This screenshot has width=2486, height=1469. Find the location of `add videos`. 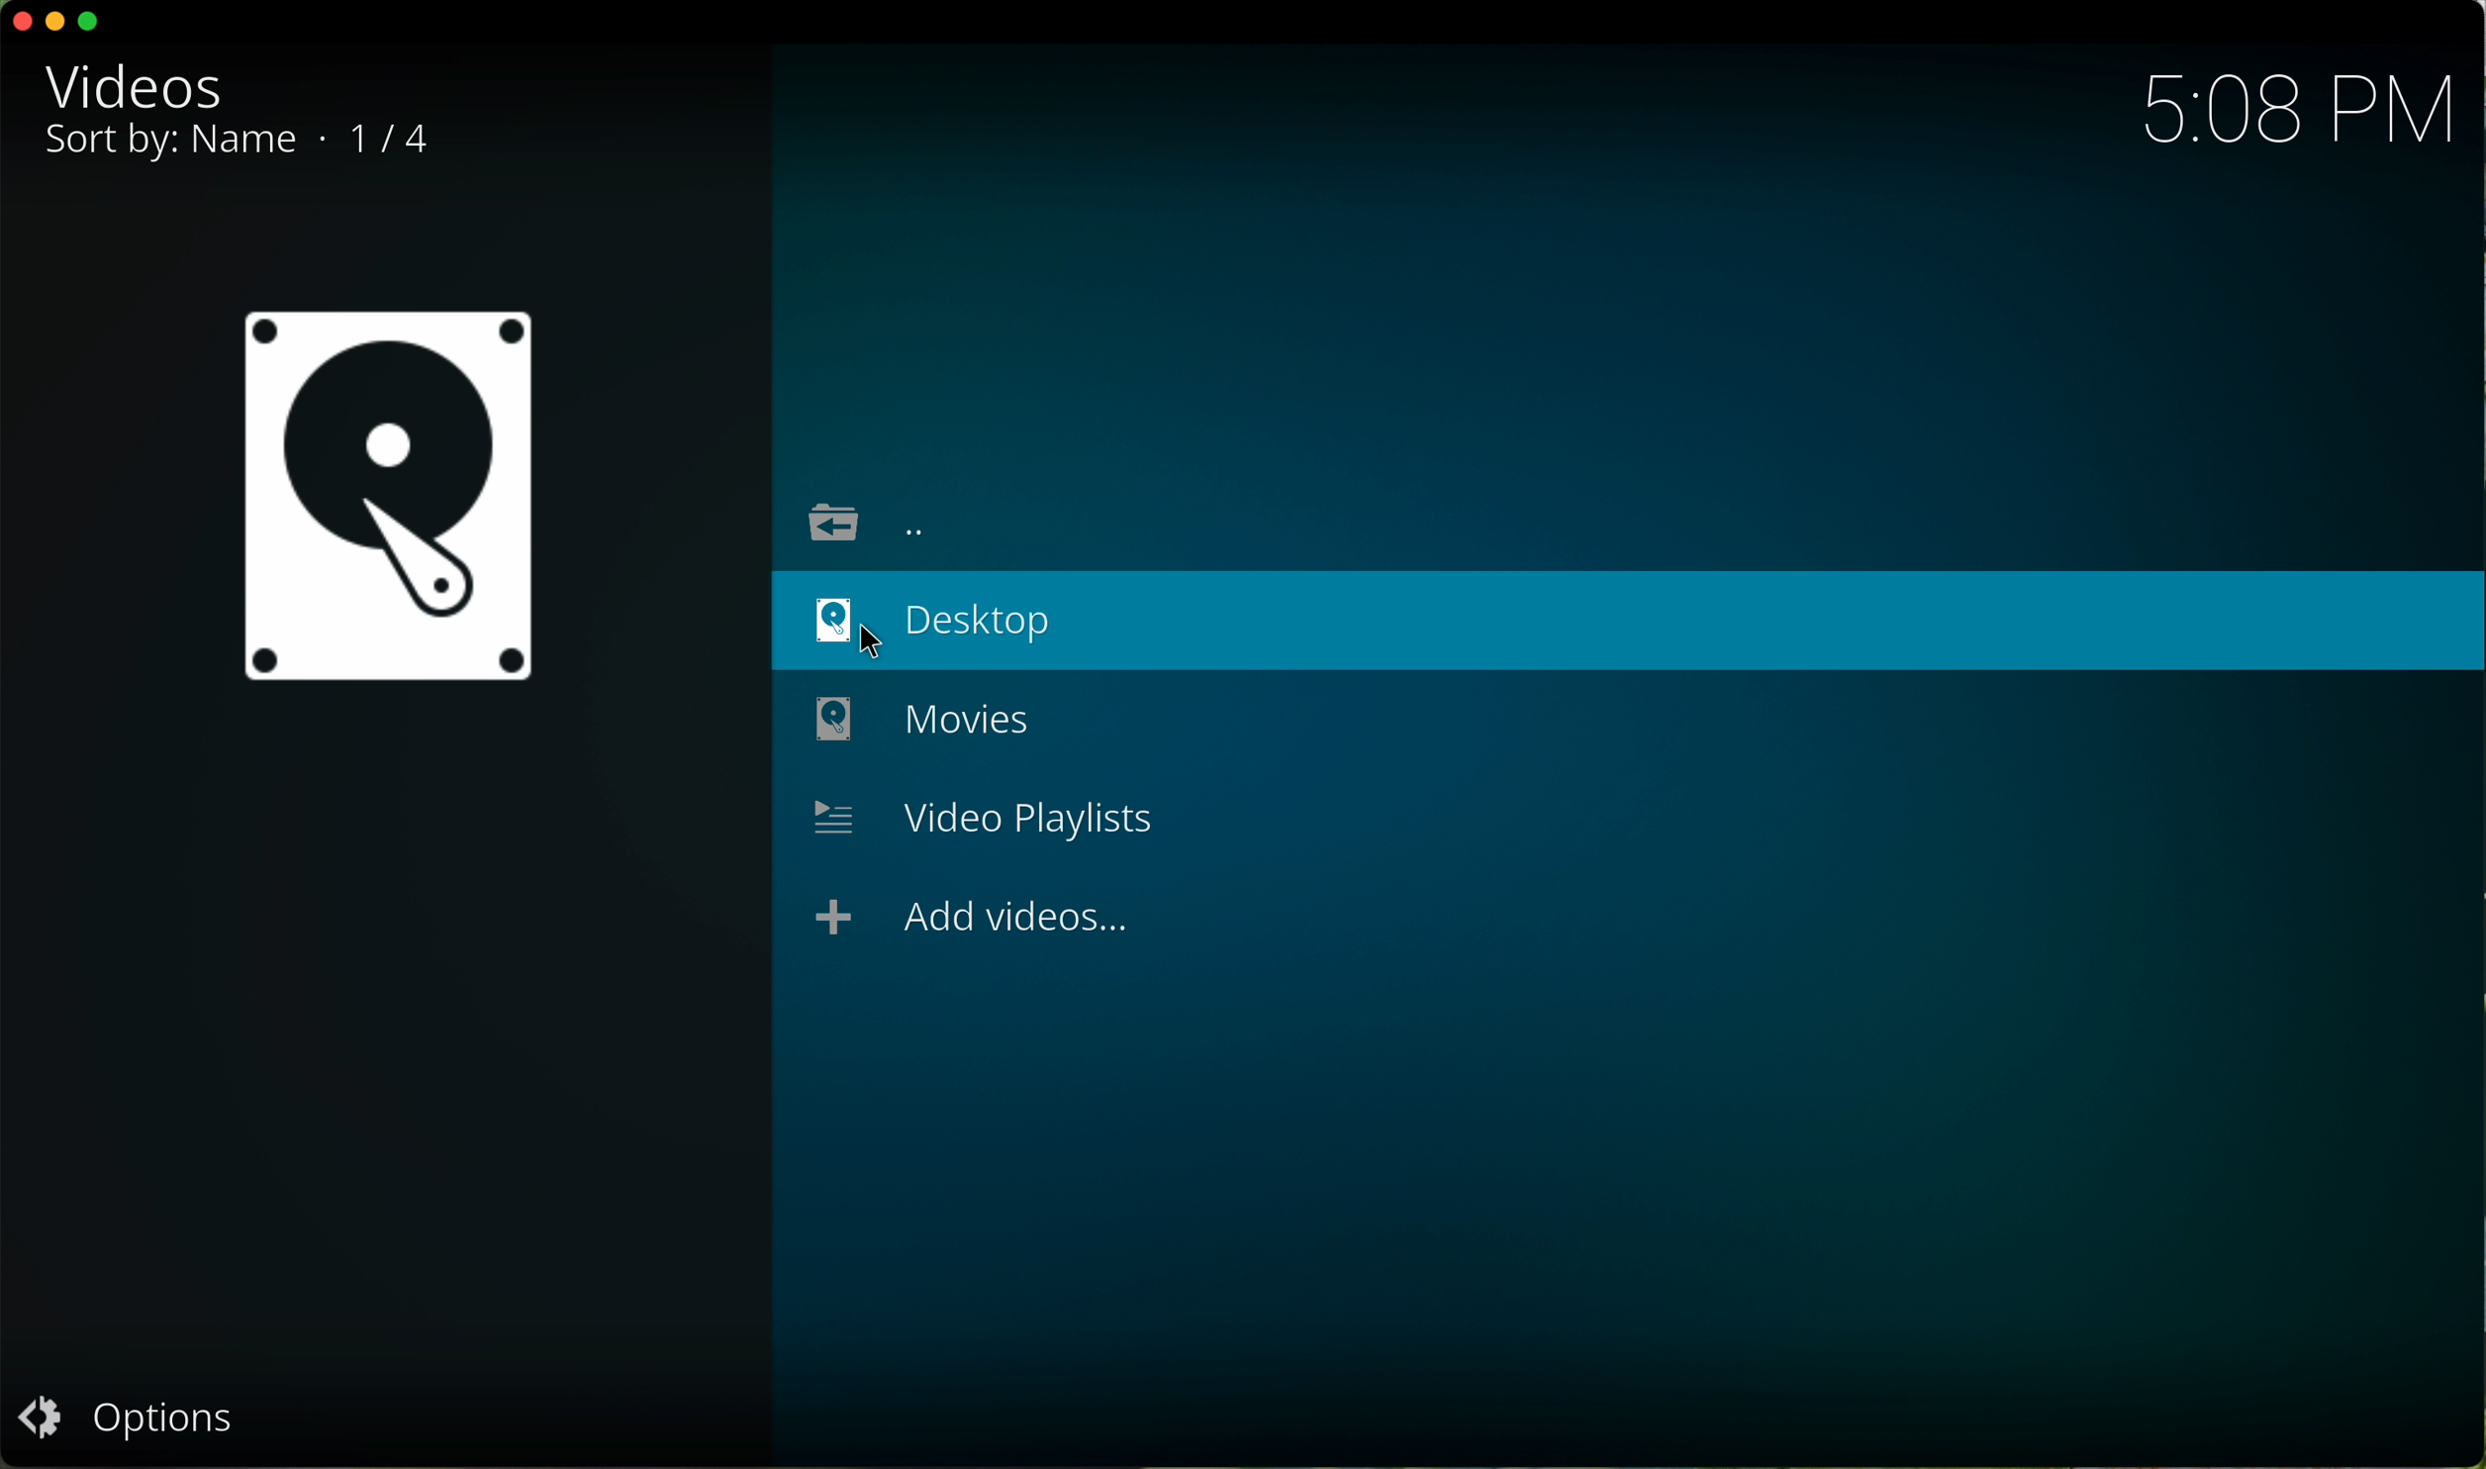

add videos is located at coordinates (970, 925).